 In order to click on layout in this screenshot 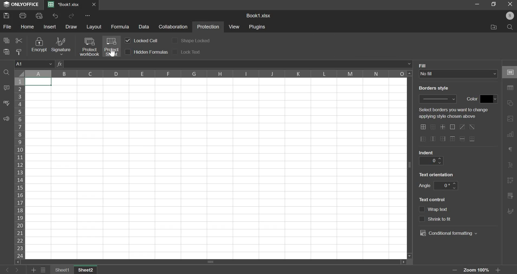, I will do `click(94, 27)`.